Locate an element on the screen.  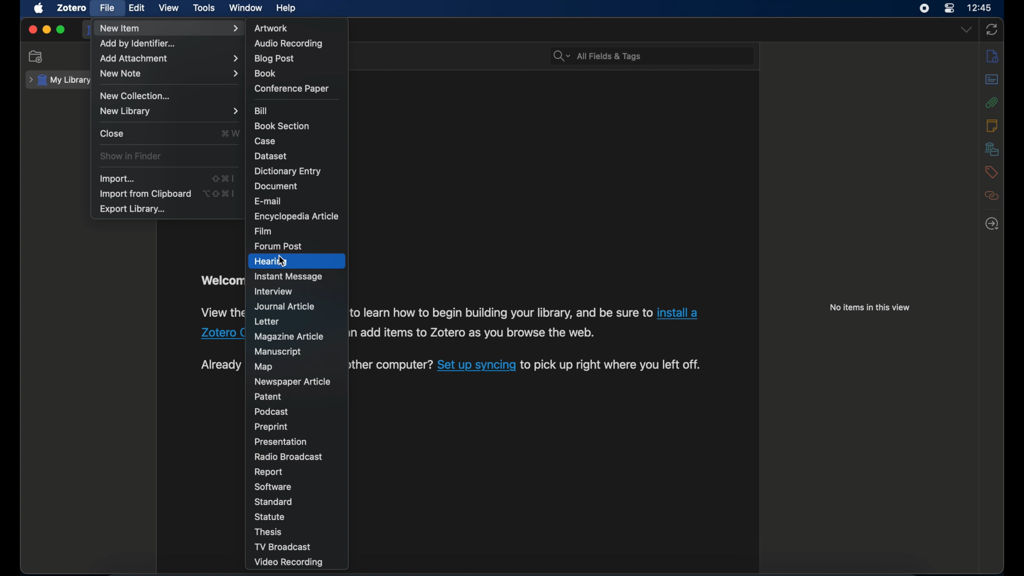
hearing is located at coordinates (270, 261).